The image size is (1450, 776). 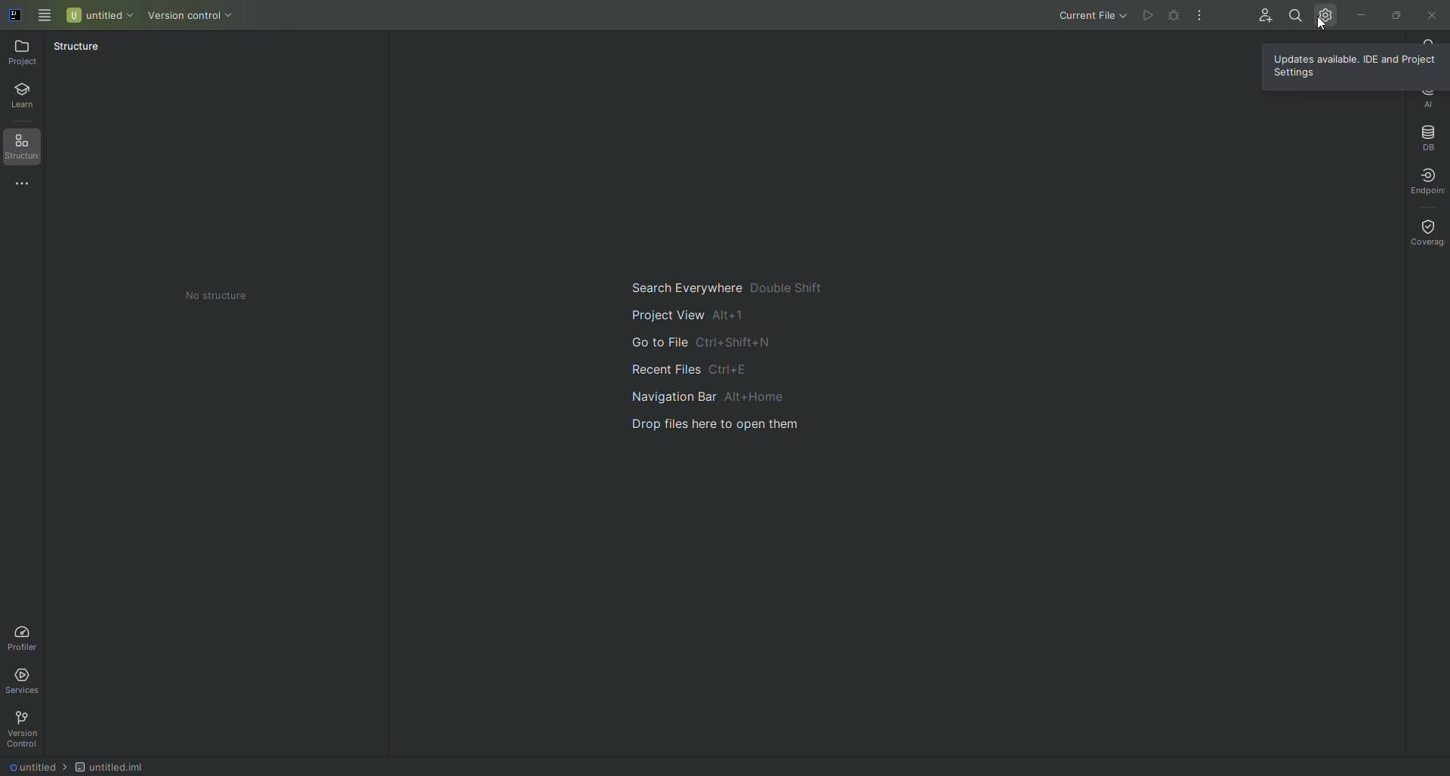 What do you see at coordinates (723, 285) in the screenshot?
I see `Search Everywhere` at bounding box center [723, 285].